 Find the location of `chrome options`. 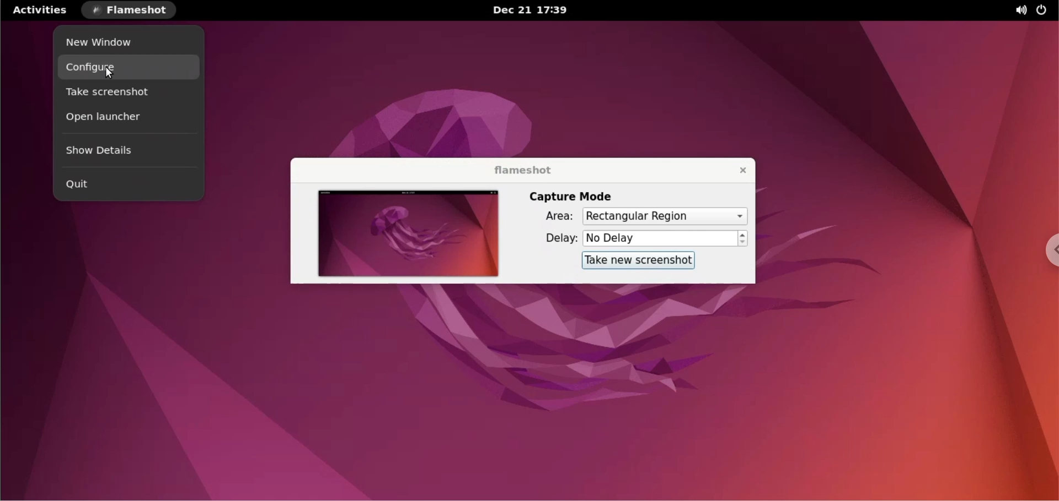

chrome options is located at coordinates (1047, 251).